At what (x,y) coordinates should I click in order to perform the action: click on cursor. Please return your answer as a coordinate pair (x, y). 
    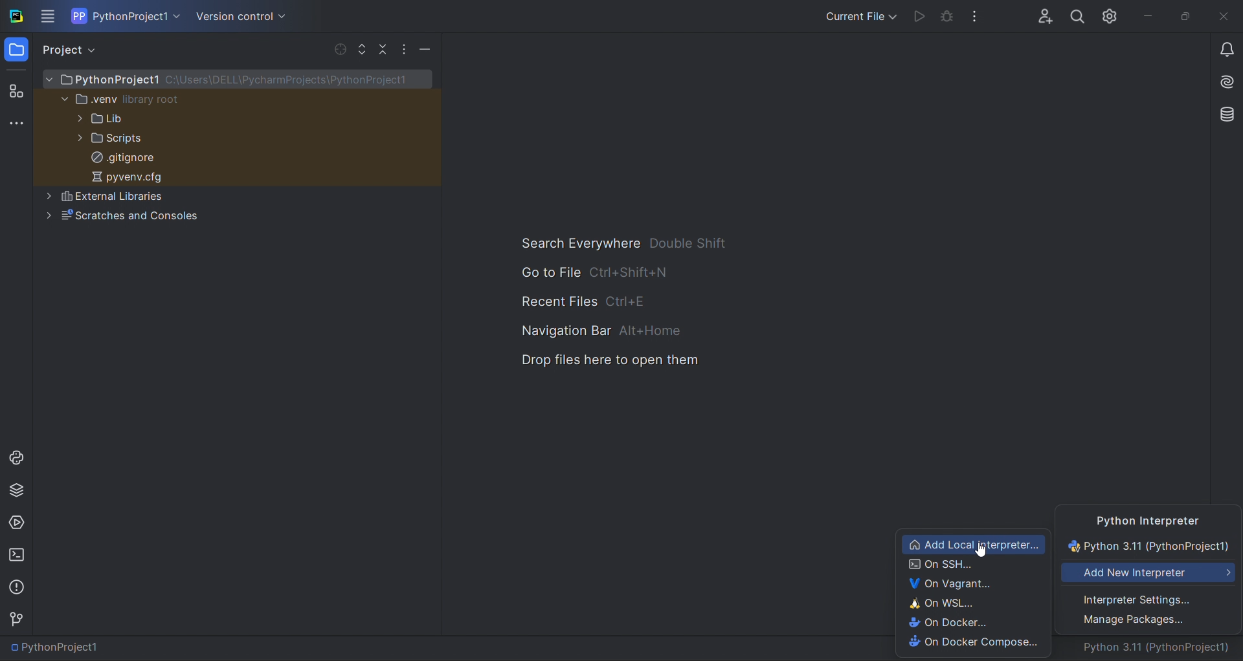
    Looking at the image, I should click on (981, 551).